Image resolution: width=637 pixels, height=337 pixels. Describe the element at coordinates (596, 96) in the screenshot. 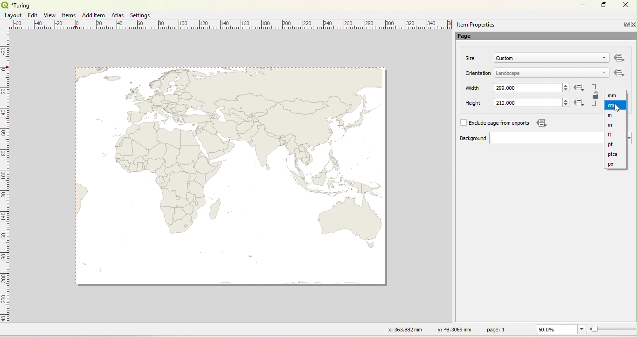

I see `Lock/Unlock` at that location.